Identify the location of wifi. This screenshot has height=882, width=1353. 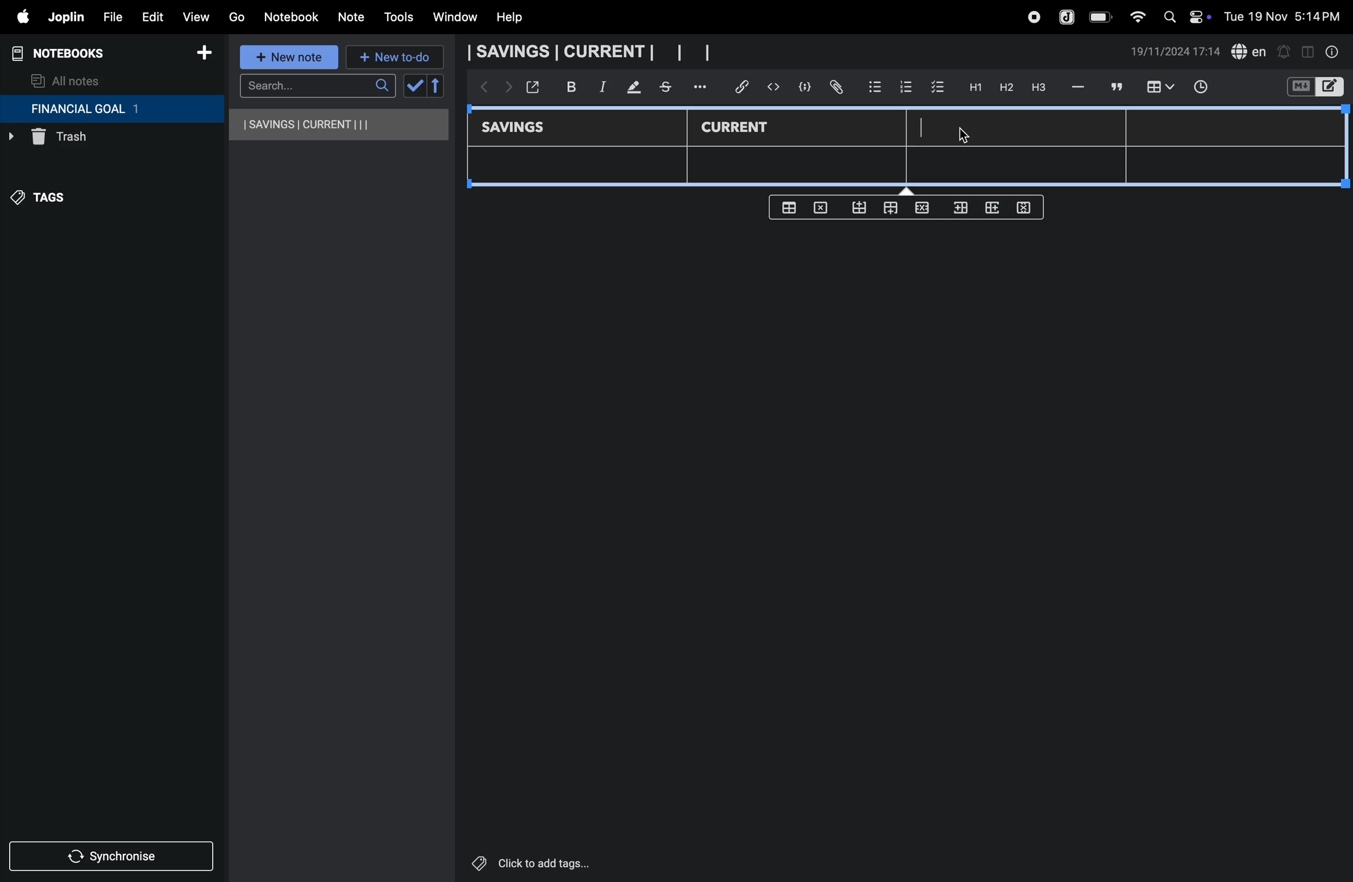
(1134, 16).